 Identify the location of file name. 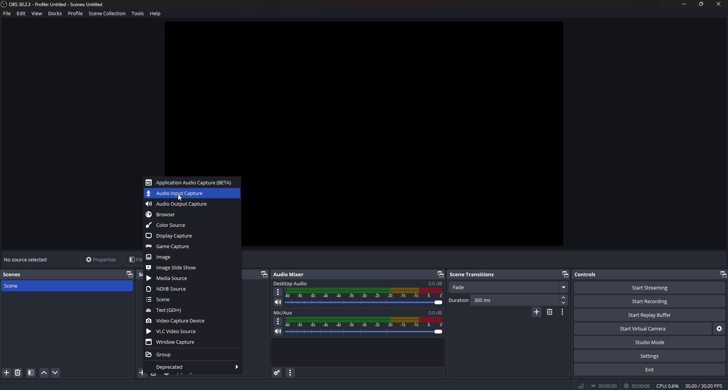
(53, 4).